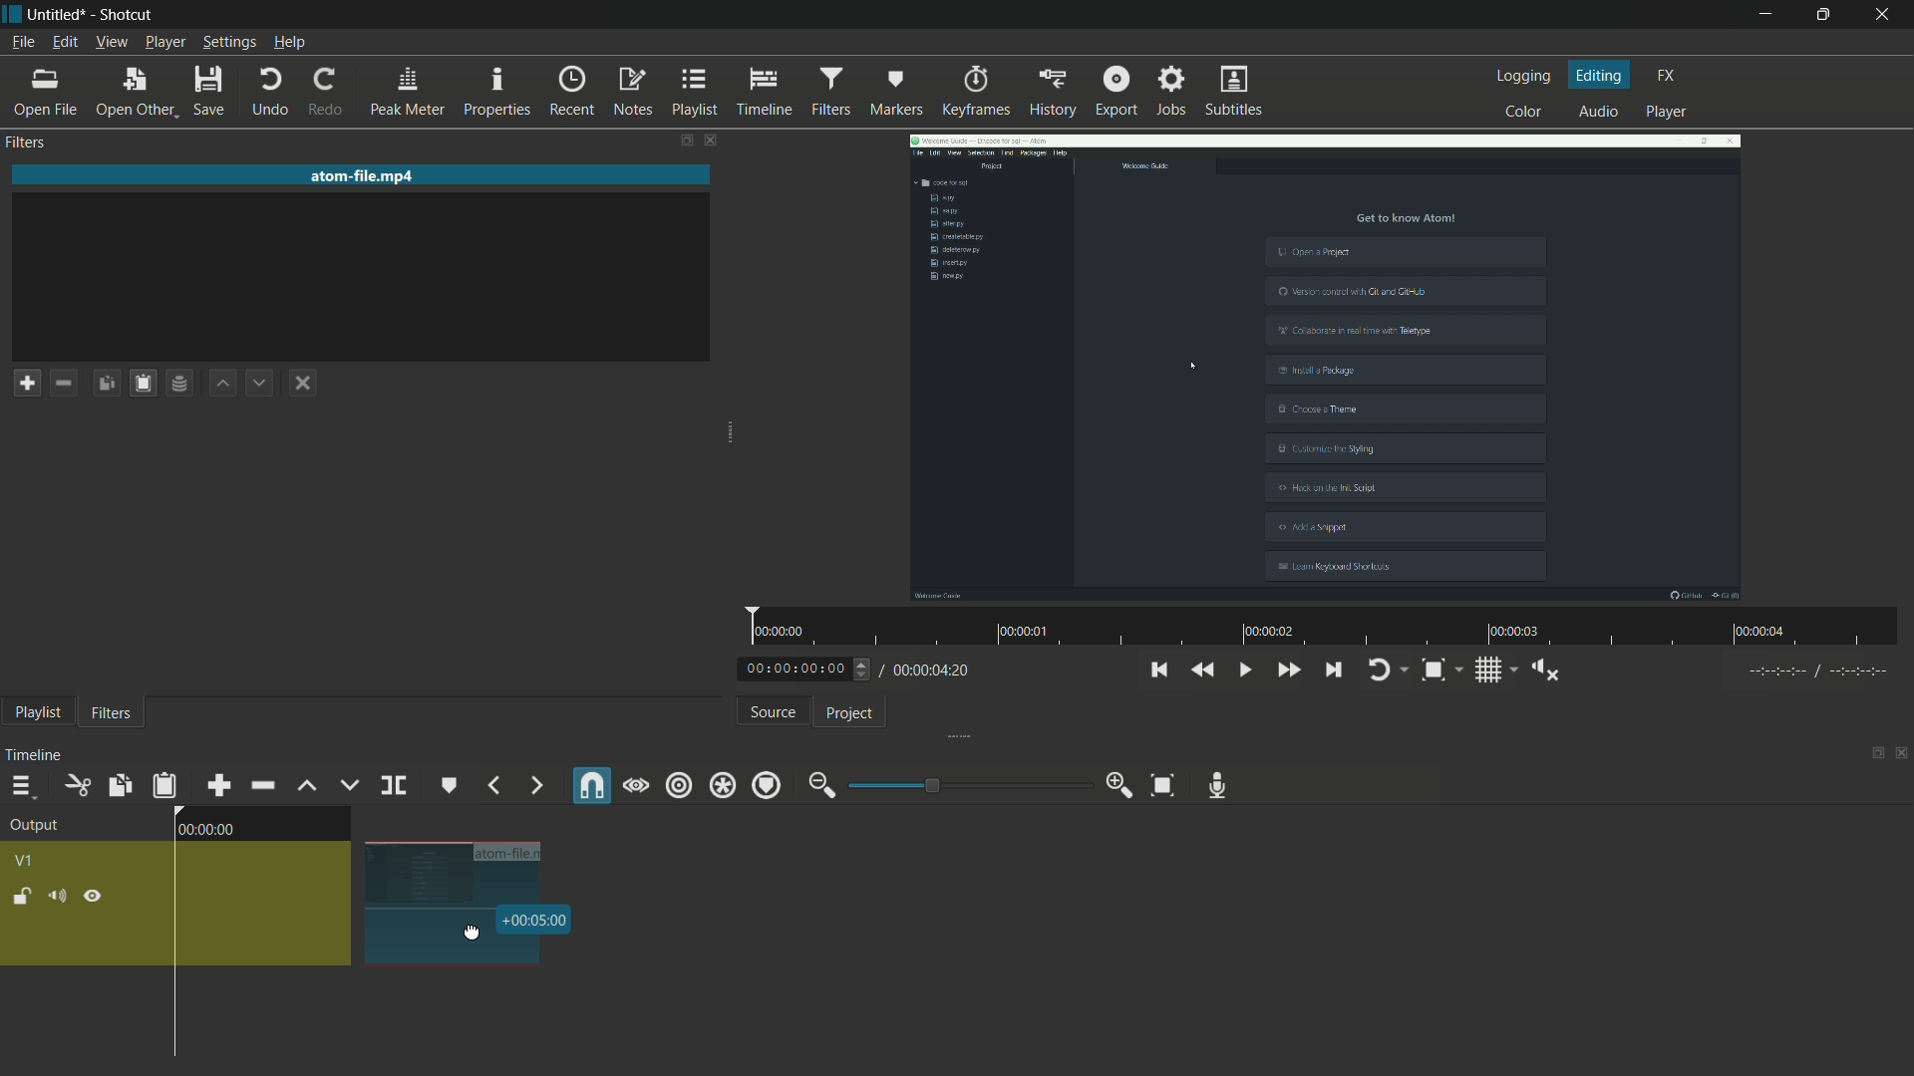 The image size is (1914, 1076). I want to click on toggle zoom, so click(1434, 671).